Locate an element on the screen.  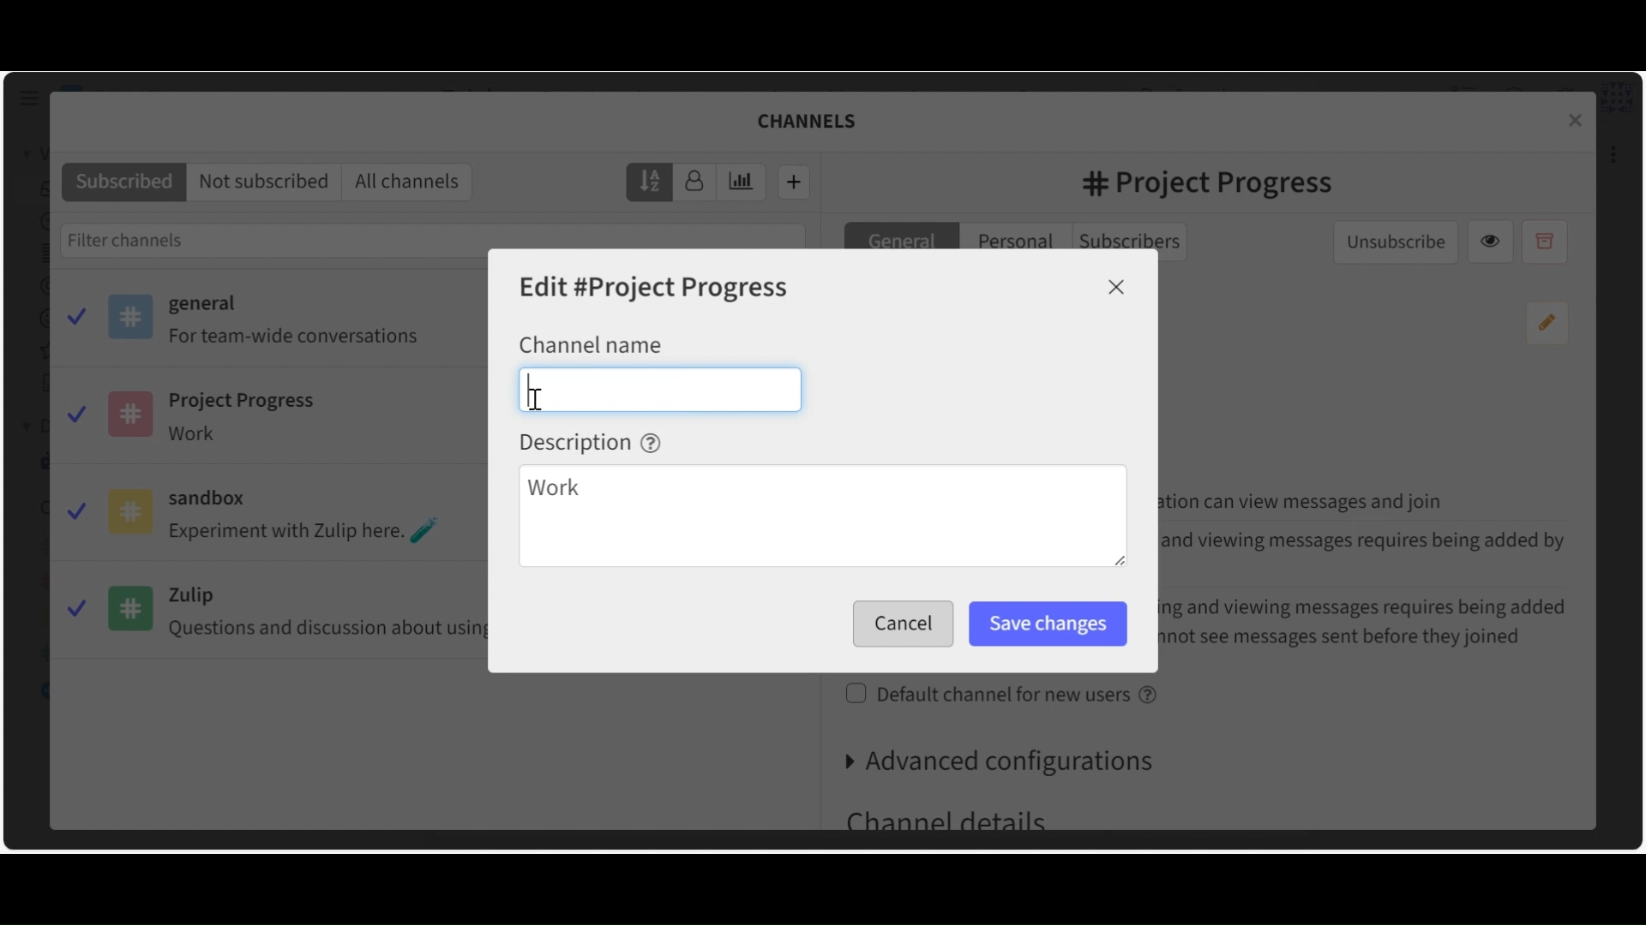
Edit Channel is located at coordinates (656, 289).